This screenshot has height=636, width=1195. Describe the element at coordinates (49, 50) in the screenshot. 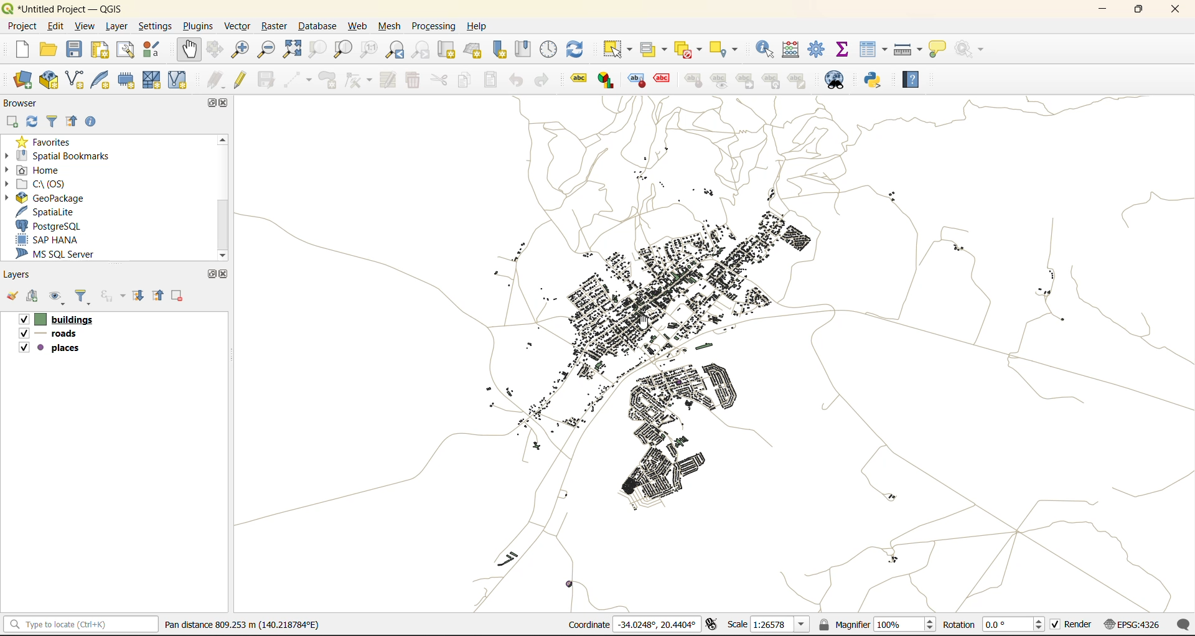

I see `open` at that location.